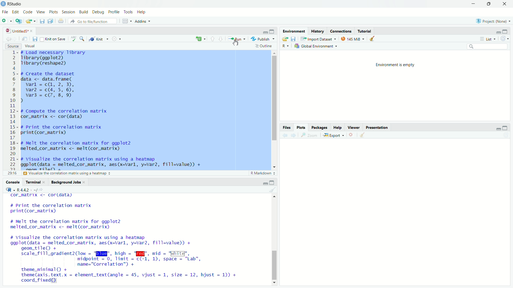 Image resolution: width=513 pixels, height=288 pixels. Describe the element at coordinates (363, 135) in the screenshot. I see `clear plots` at that location.